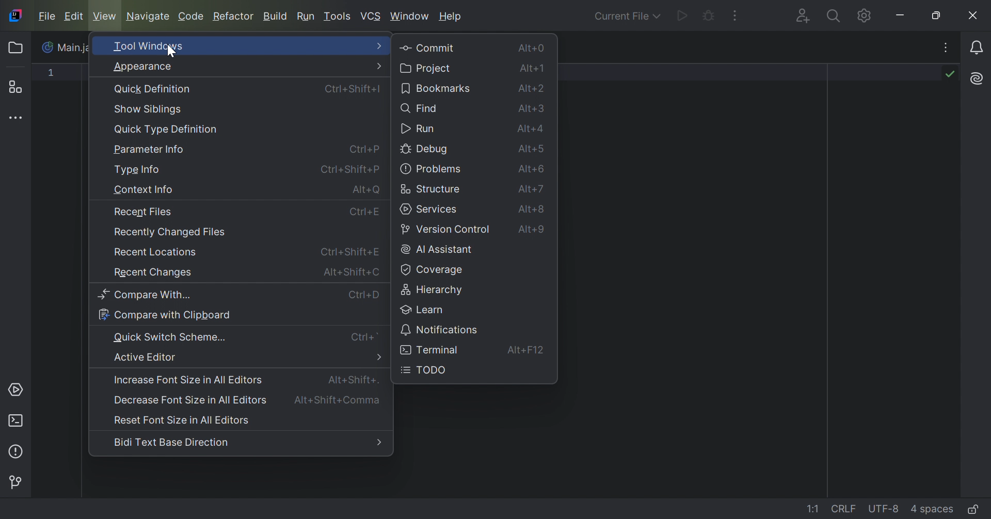  What do you see at coordinates (434, 288) in the screenshot?
I see `Hierarchy` at bounding box center [434, 288].